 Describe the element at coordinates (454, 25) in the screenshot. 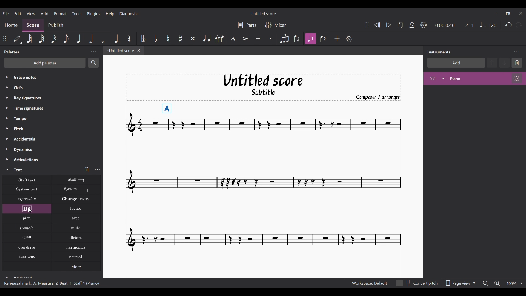

I see `Duration changed after selecting note on score` at that location.